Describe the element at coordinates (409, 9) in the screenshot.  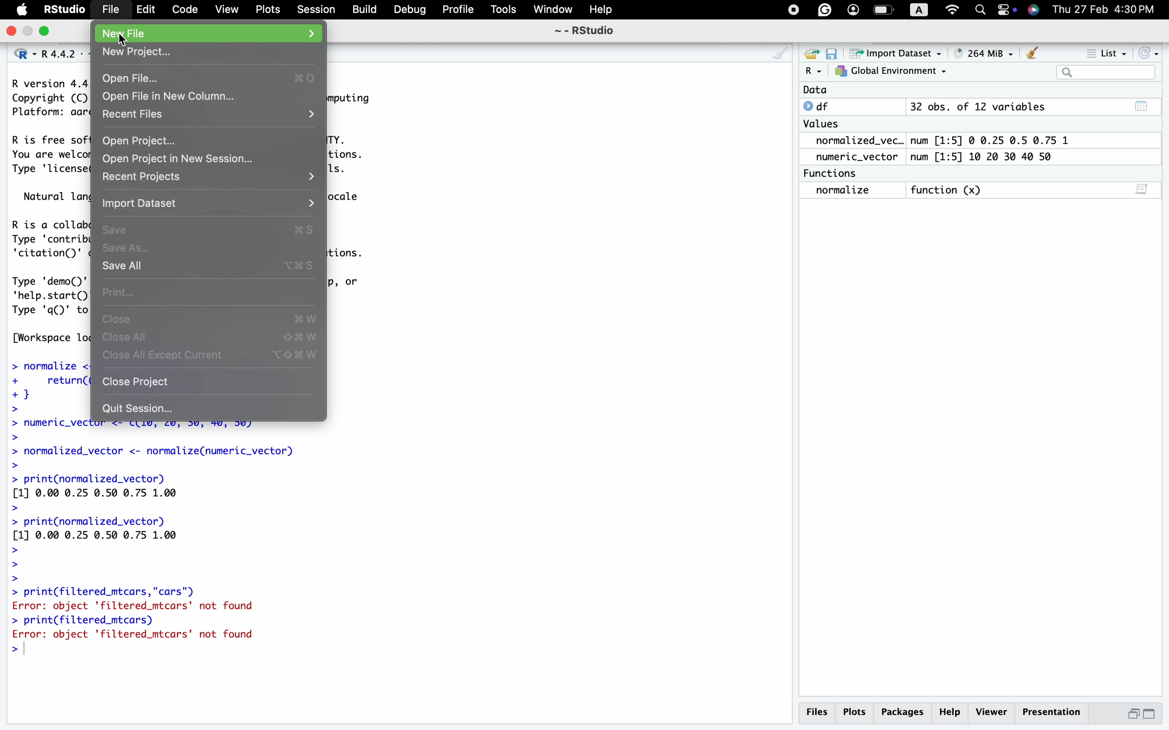
I see `debug` at that location.